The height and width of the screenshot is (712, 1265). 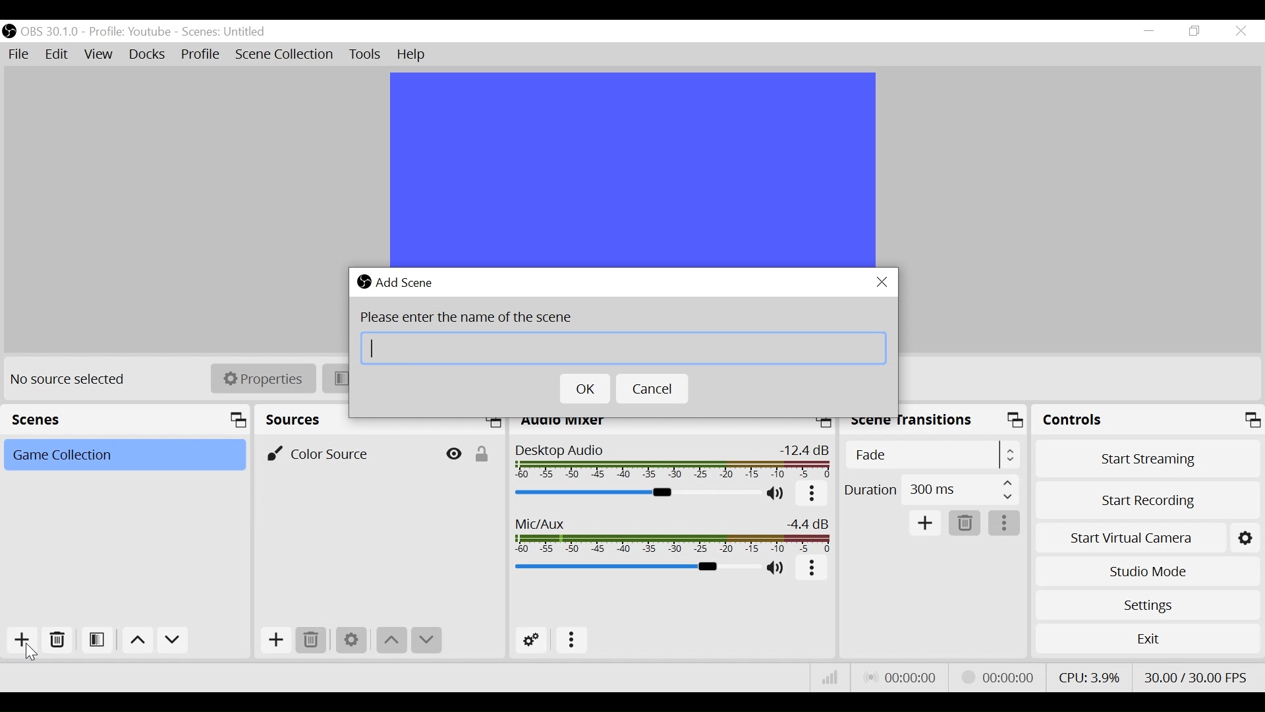 What do you see at coordinates (466, 317) in the screenshot?
I see `Please enter the name of the scene` at bounding box center [466, 317].